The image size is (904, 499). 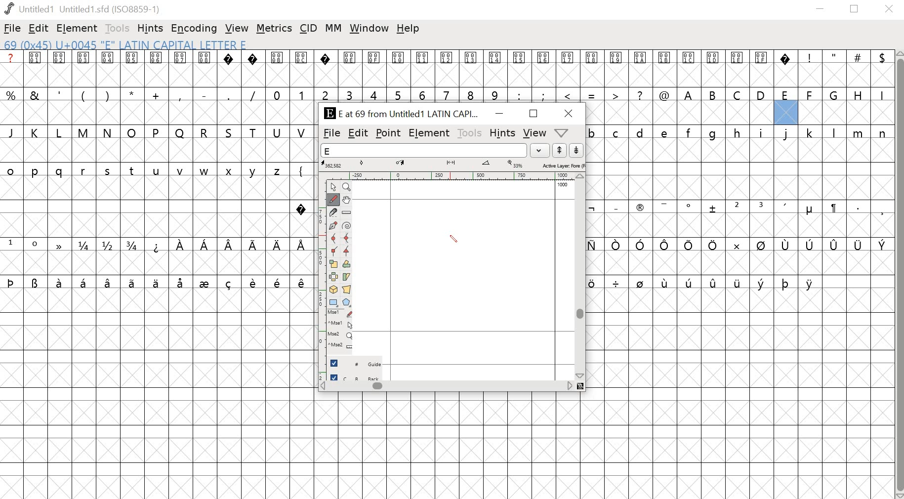 I want to click on dropdown menu, so click(x=566, y=132).